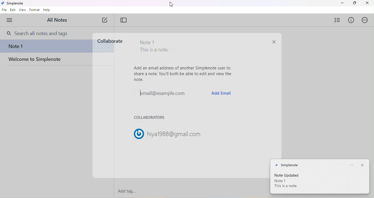 Image resolution: width=374 pixels, height=198 pixels. What do you see at coordinates (274, 43) in the screenshot?
I see `close` at bounding box center [274, 43].